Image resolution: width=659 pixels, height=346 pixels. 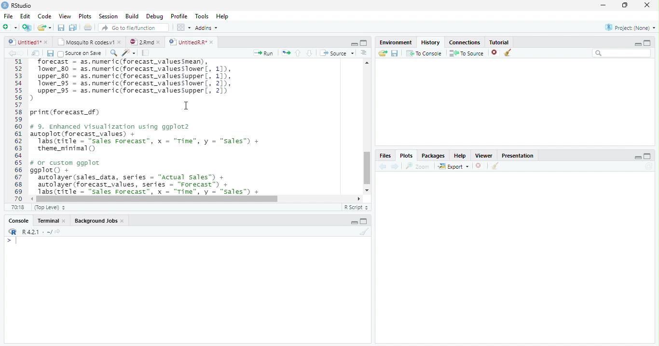 What do you see at coordinates (453, 166) in the screenshot?
I see `Export` at bounding box center [453, 166].